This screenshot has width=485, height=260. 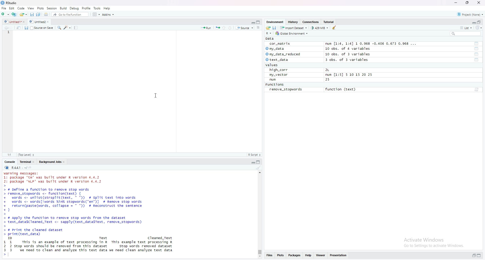 What do you see at coordinates (479, 3) in the screenshot?
I see `Close` at bounding box center [479, 3].